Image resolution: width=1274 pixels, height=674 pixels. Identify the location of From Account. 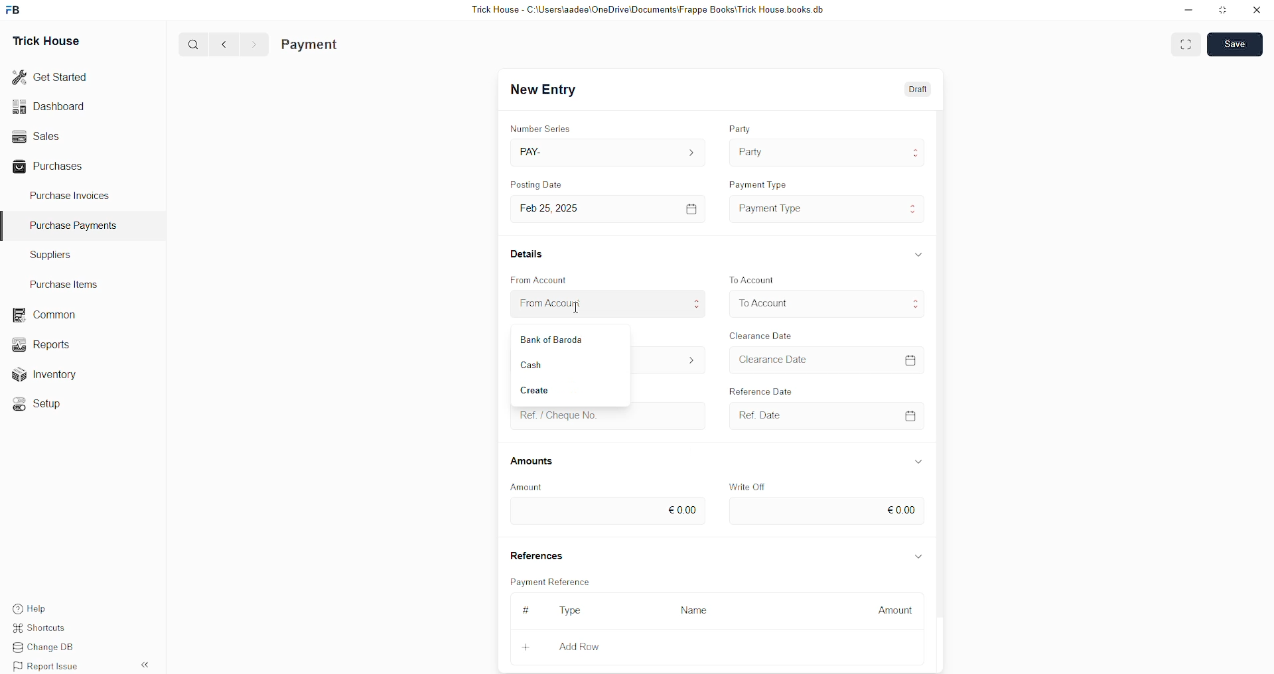
(543, 279).